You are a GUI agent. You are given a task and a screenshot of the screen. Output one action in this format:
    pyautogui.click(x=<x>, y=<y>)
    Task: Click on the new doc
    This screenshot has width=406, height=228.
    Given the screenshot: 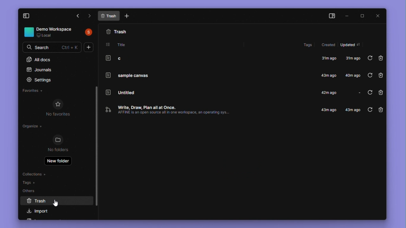 What is the action you would take?
    pyautogui.click(x=128, y=16)
    